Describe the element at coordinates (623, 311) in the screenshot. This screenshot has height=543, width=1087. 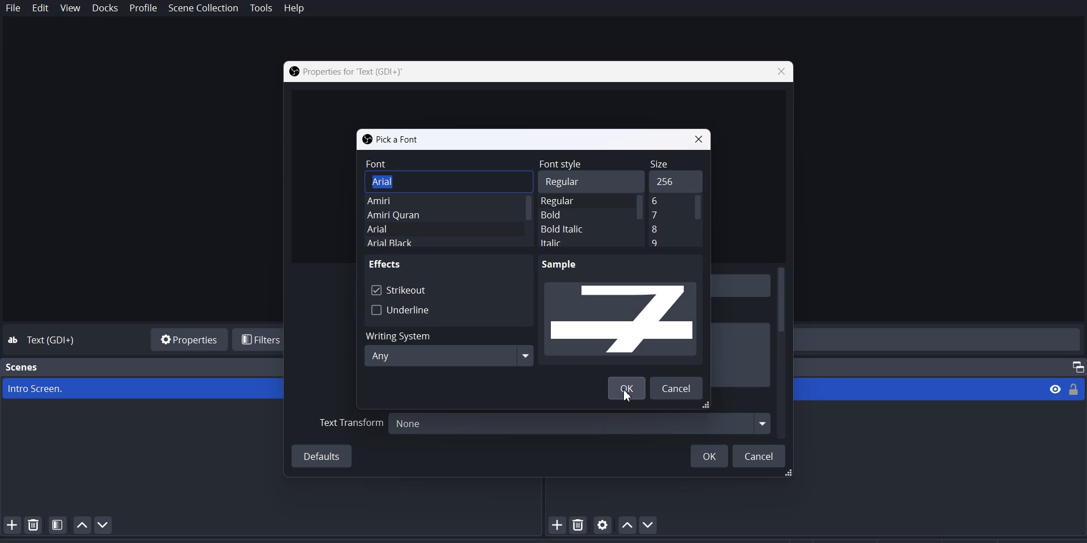
I see `Preview sample` at that location.